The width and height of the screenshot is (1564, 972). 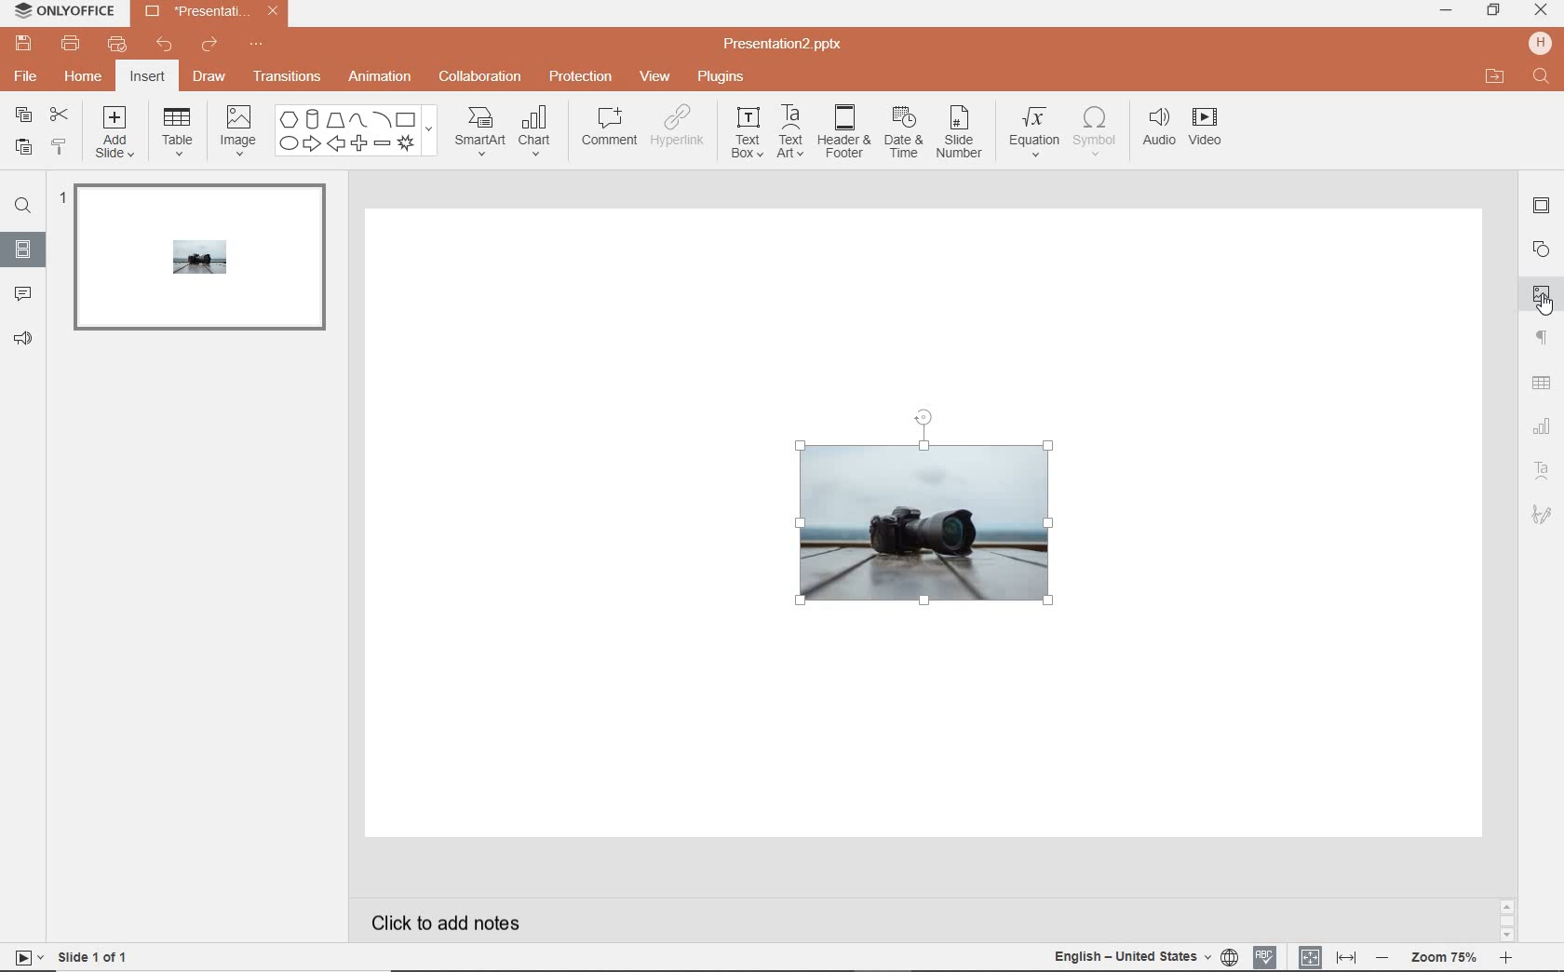 What do you see at coordinates (790, 134) in the screenshot?
I see `text art` at bounding box center [790, 134].